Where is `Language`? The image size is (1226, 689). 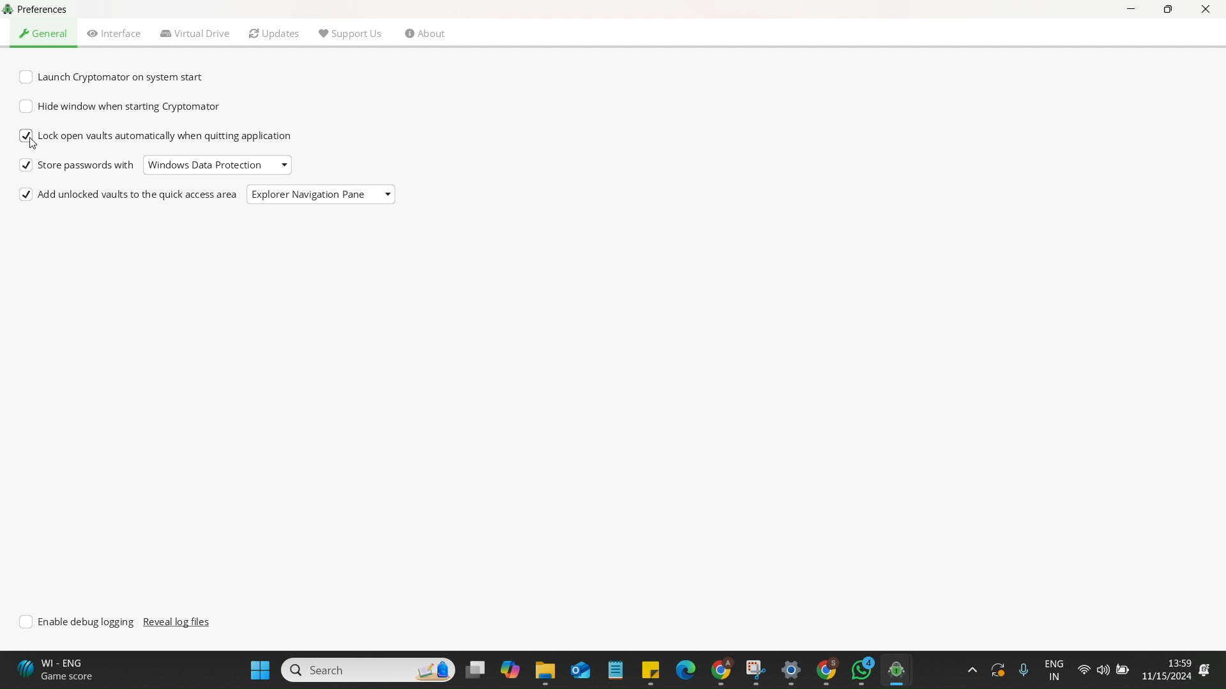
Language is located at coordinates (1056, 670).